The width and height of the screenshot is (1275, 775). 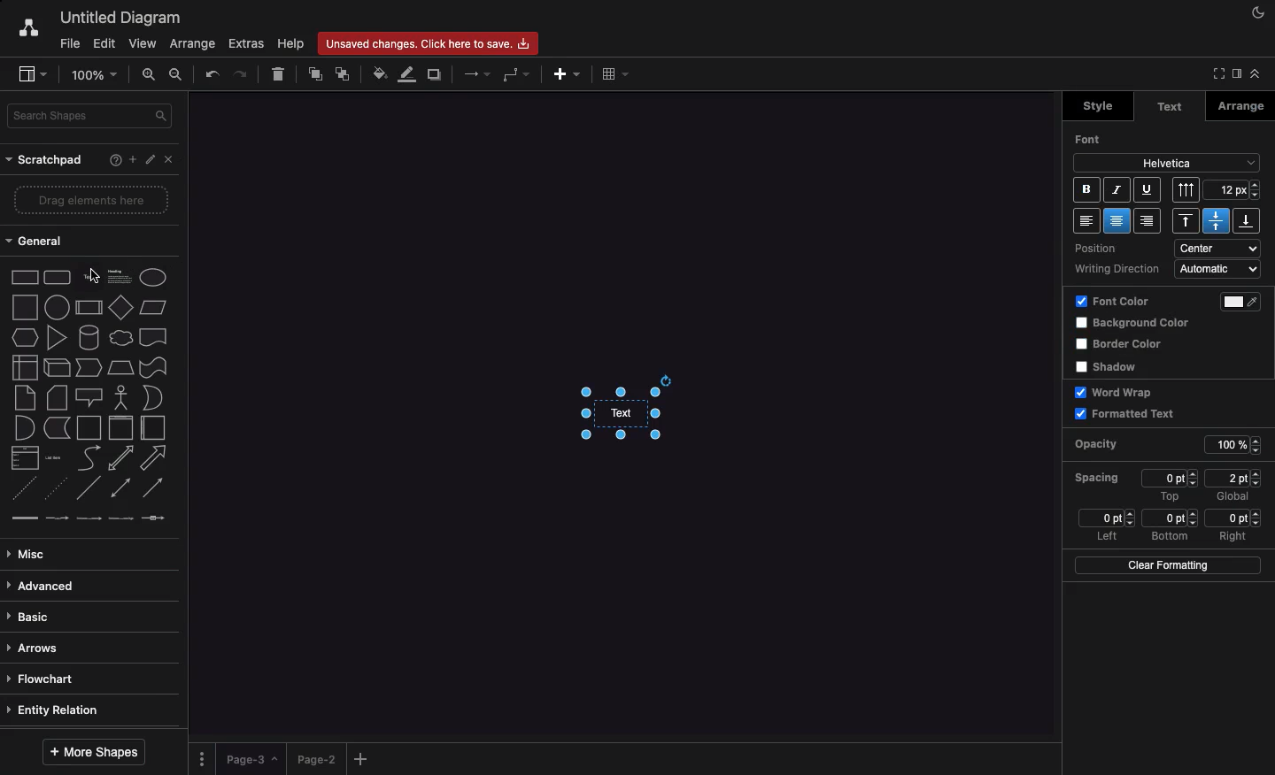 What do you see at coordinates (1086, 220) in the screenshot?
I see `Left aligned` at bounding box center [1086, 220].